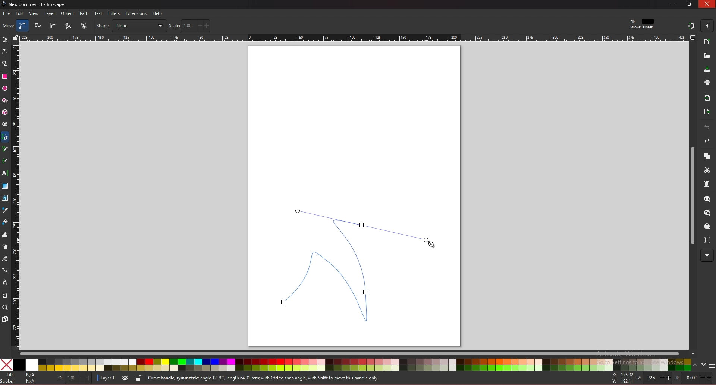 The width and height of the screenshot is (716, 385). Describe the element at coordinates (5, 186) in the screenshot. I see `gradient` at that location.